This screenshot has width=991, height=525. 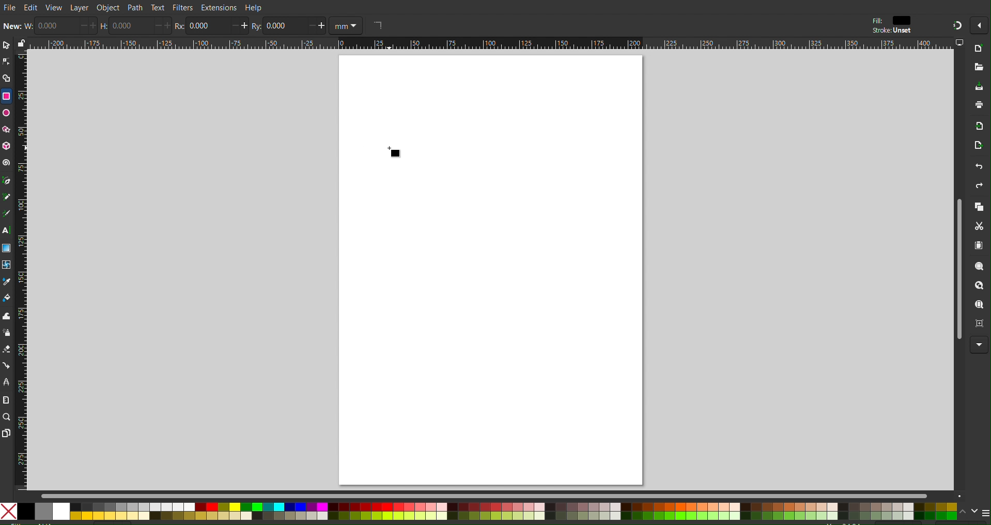 I want to click on Color Options, so click(x=479, y=512).